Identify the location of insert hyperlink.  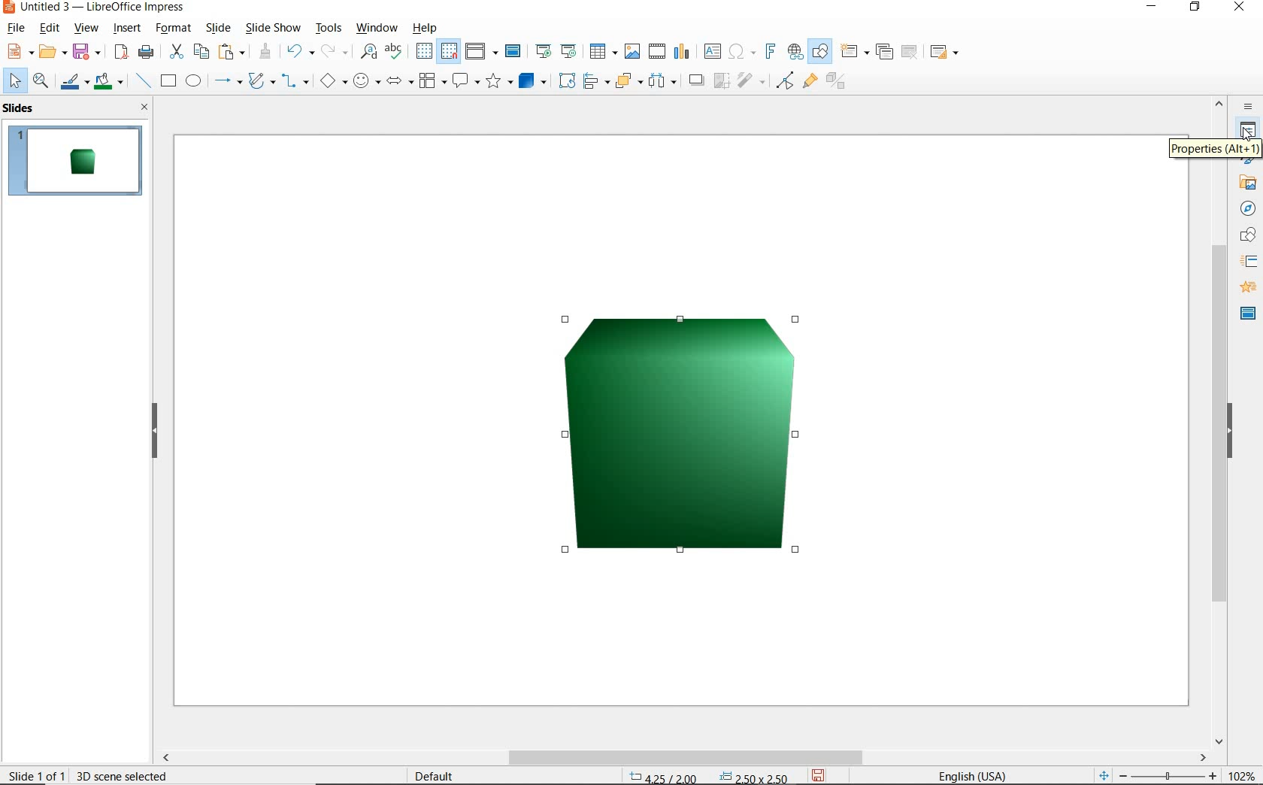
(795, 50).